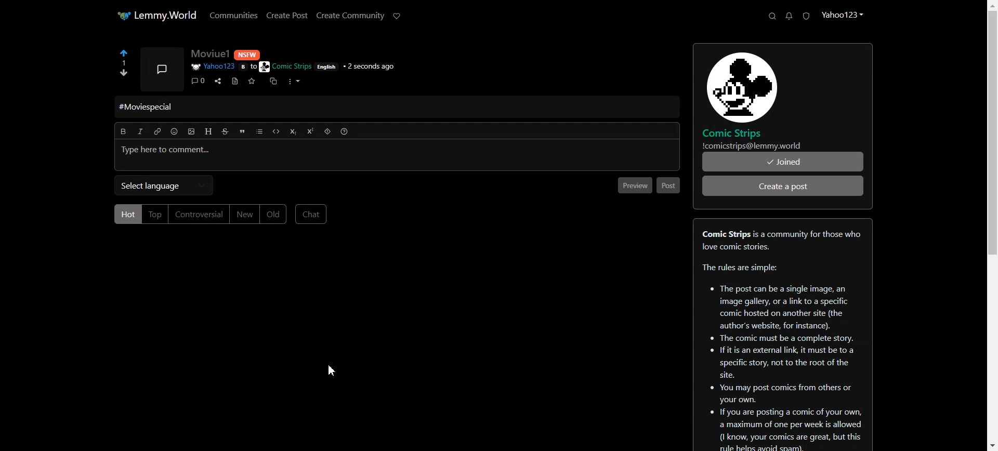 This screenshot has height=451, width=998. Describe the element at coordinates (124, 133) in the screenshot. I see `Bold ` at that location.